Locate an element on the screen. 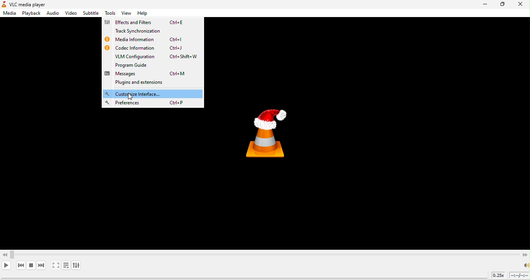 This screenshot has height=280, width=530. playback is located at coordinates (30, 13).